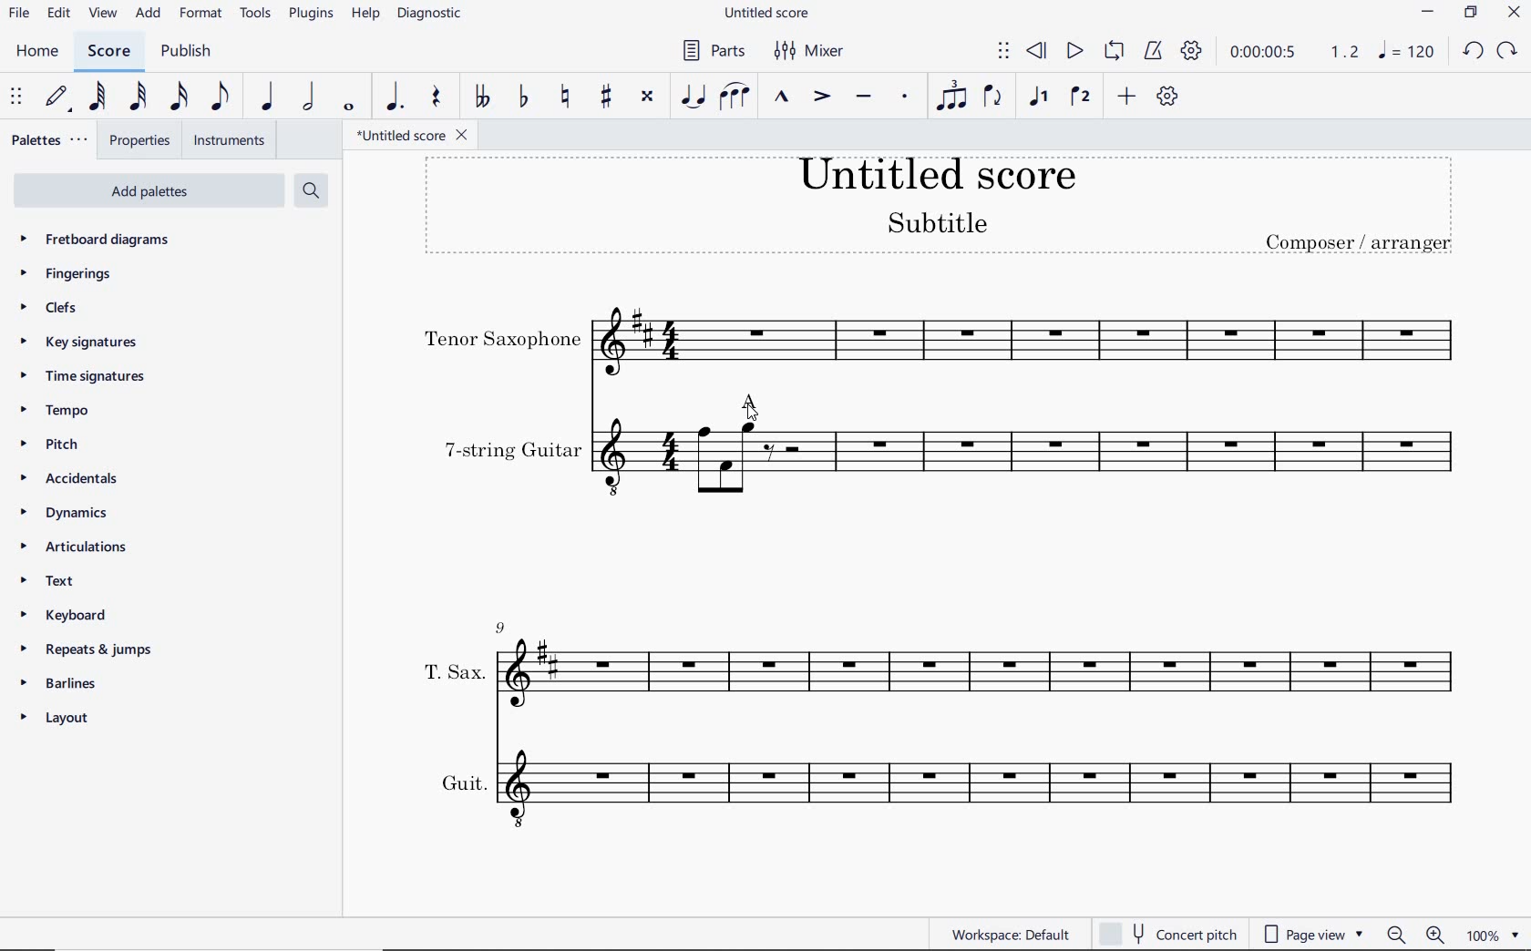  I want to click on ARTICULATIONS, so click(79, 545).